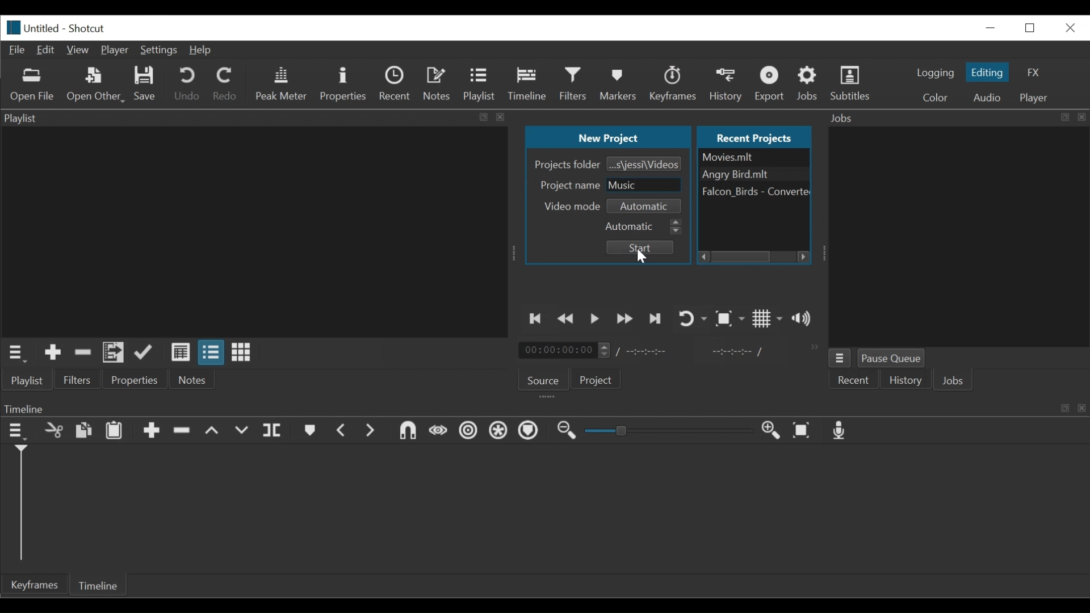  I want to click on Close, so click(1071, 28).